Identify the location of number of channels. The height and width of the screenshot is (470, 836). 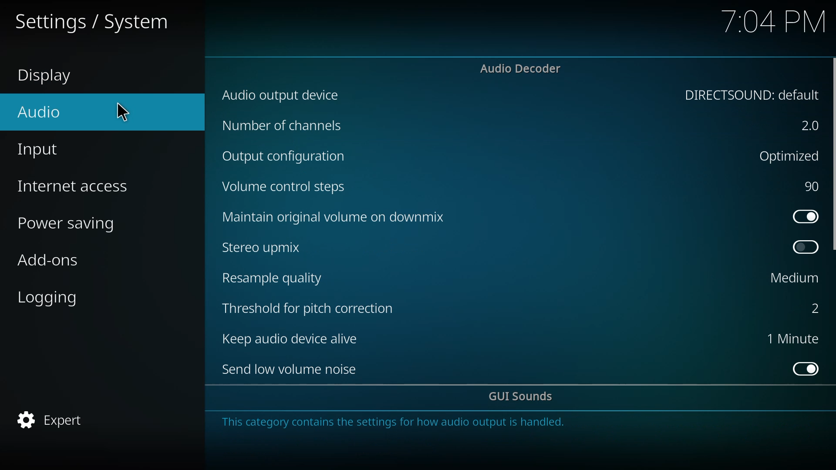
(283, 127).